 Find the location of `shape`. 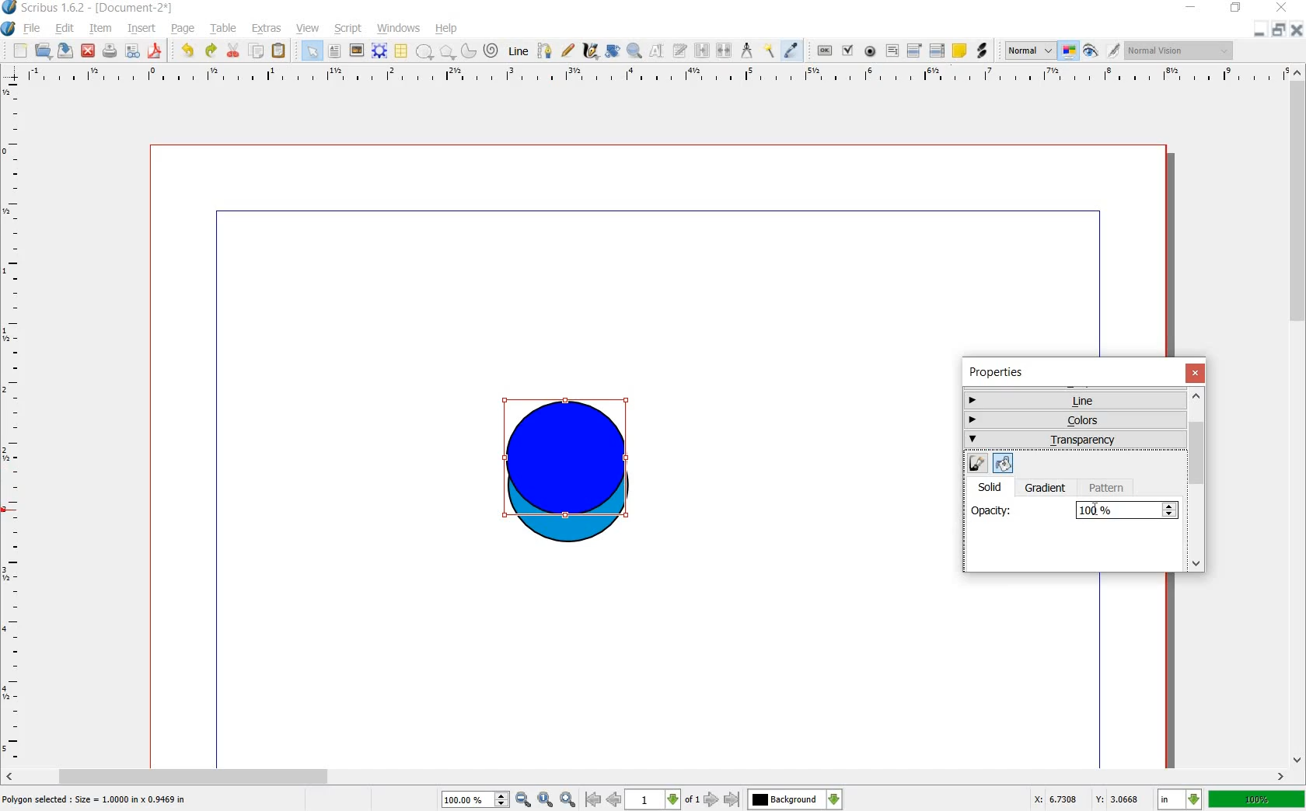

shape is located at coordinates (425, 52).